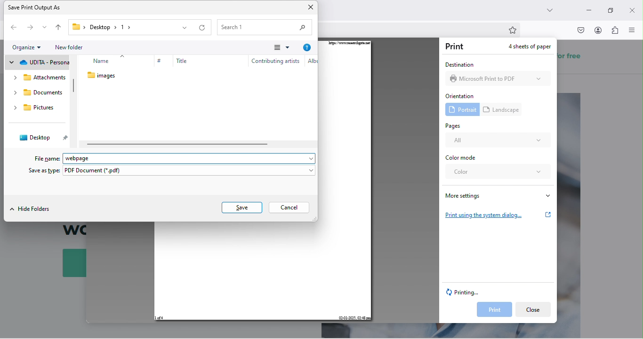 The width and height of the screenshot is (643, 339). I want to click on close, so click(533, 309).